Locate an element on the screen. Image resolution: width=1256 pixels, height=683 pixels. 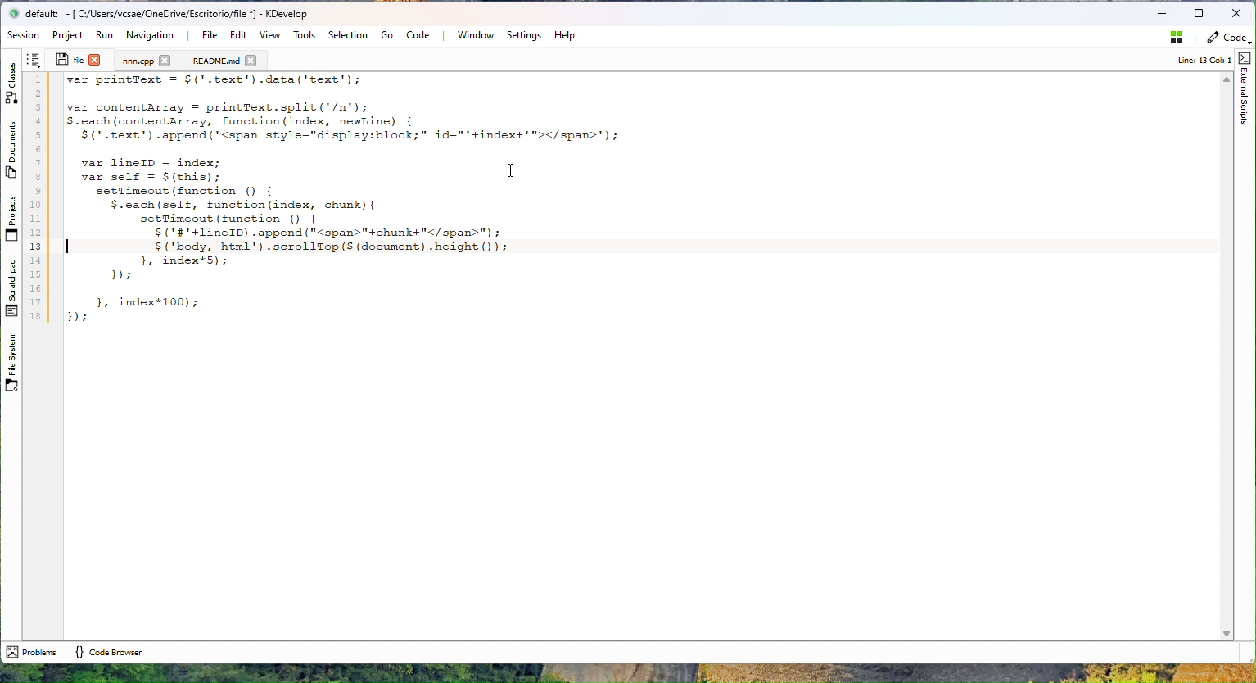
Class is located at coordinates (12, 80).